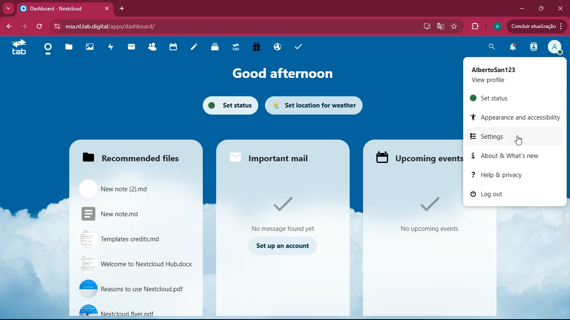  What do you see at coordinates (153, 47) in the screenshot?
I see `friends` at bounding box center [153, 47].